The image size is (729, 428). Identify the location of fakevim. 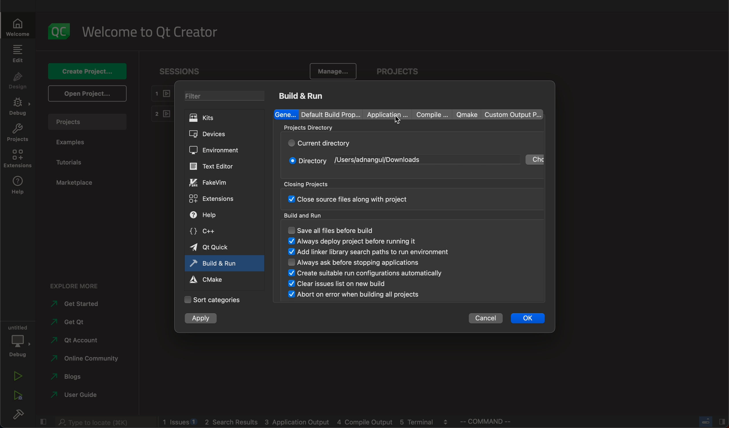
(218, 183).